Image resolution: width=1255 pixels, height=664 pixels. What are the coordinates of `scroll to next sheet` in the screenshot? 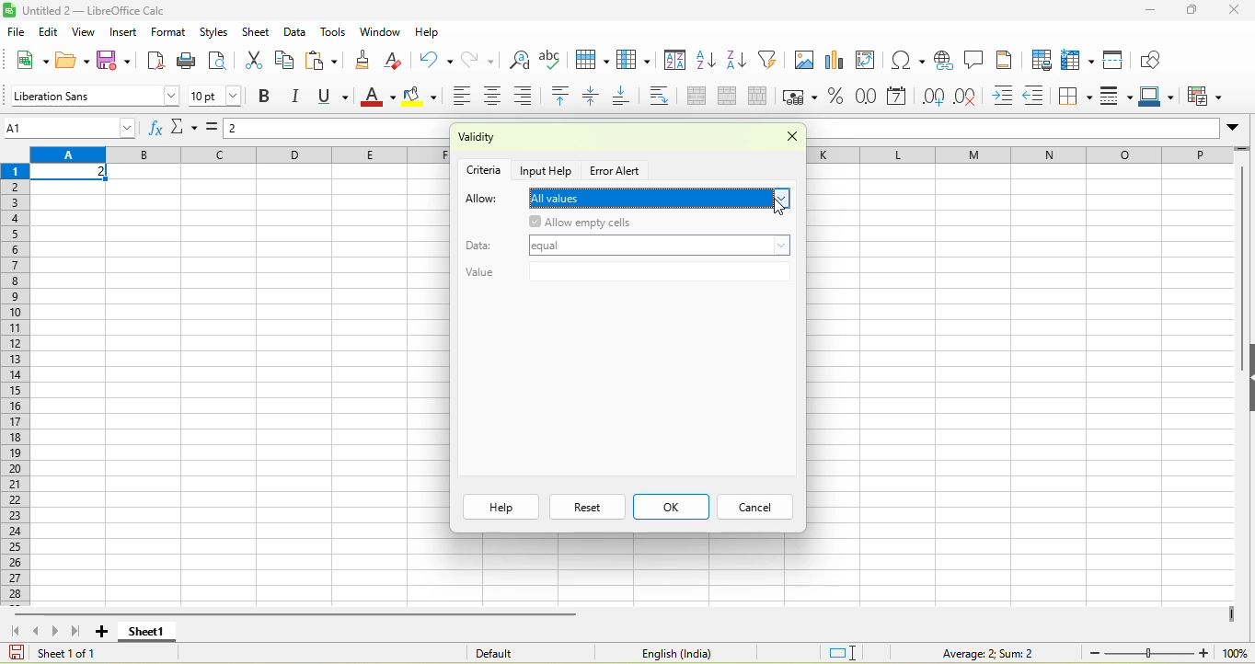 It's located at (58, 632).